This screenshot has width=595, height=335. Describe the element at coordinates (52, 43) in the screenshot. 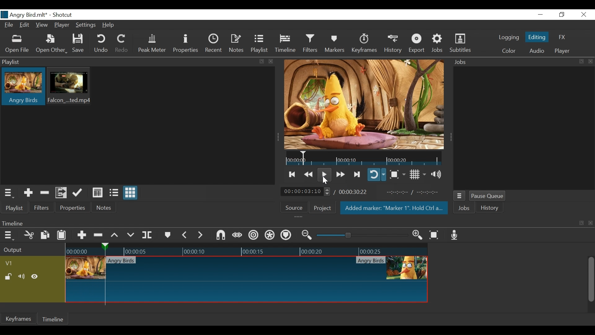

I see `Open Other` at that location.